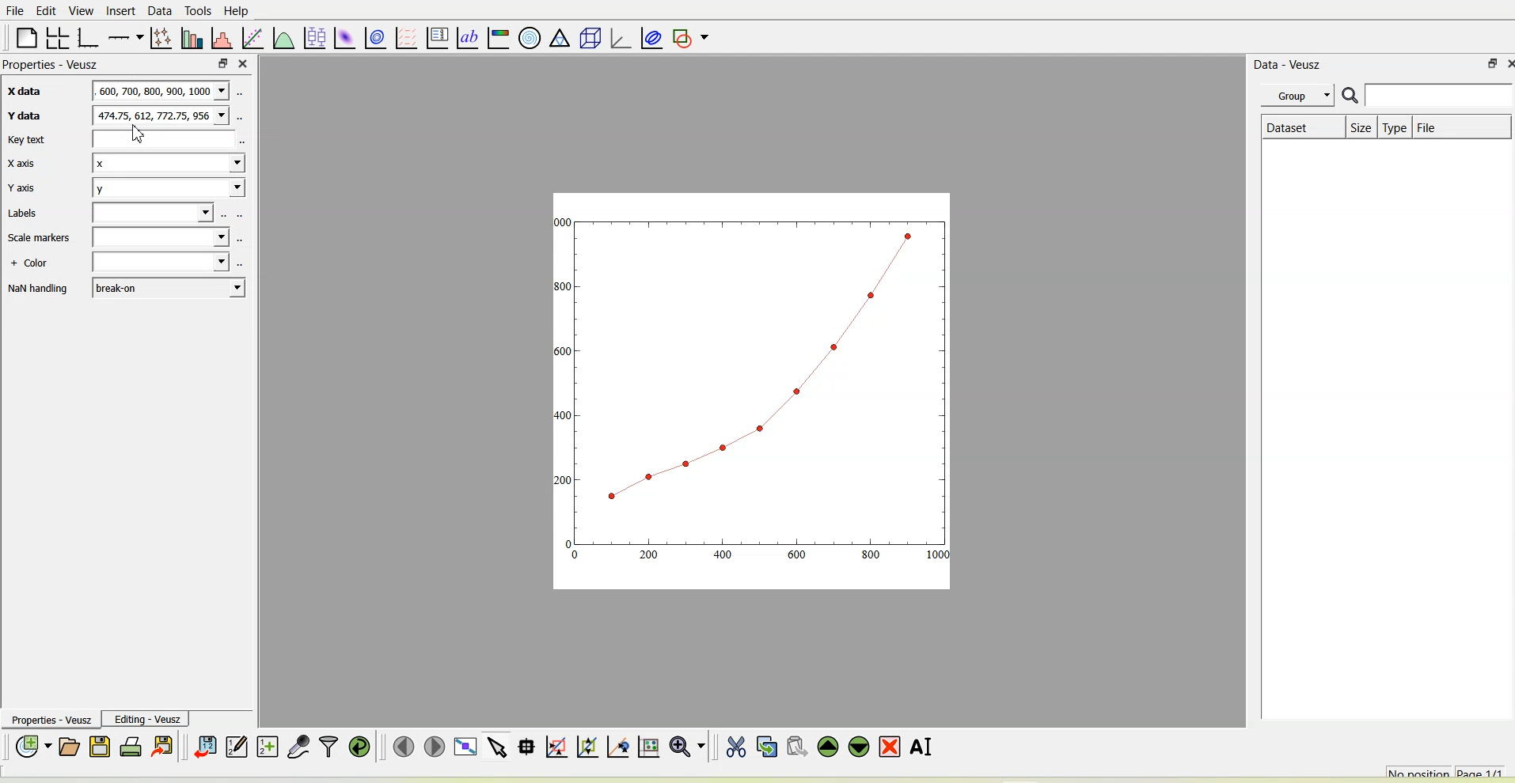  I want to click on No position, so click(1419, 771).